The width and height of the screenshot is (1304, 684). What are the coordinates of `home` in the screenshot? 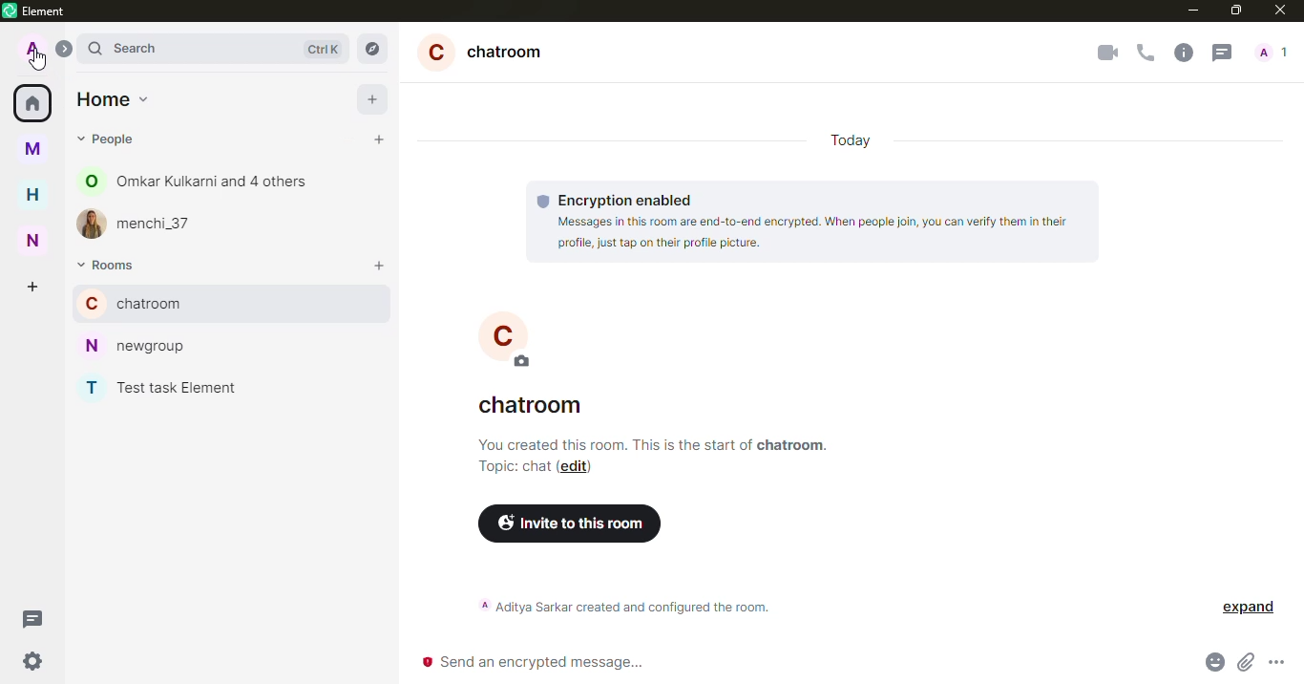 It's located at (30, 104).